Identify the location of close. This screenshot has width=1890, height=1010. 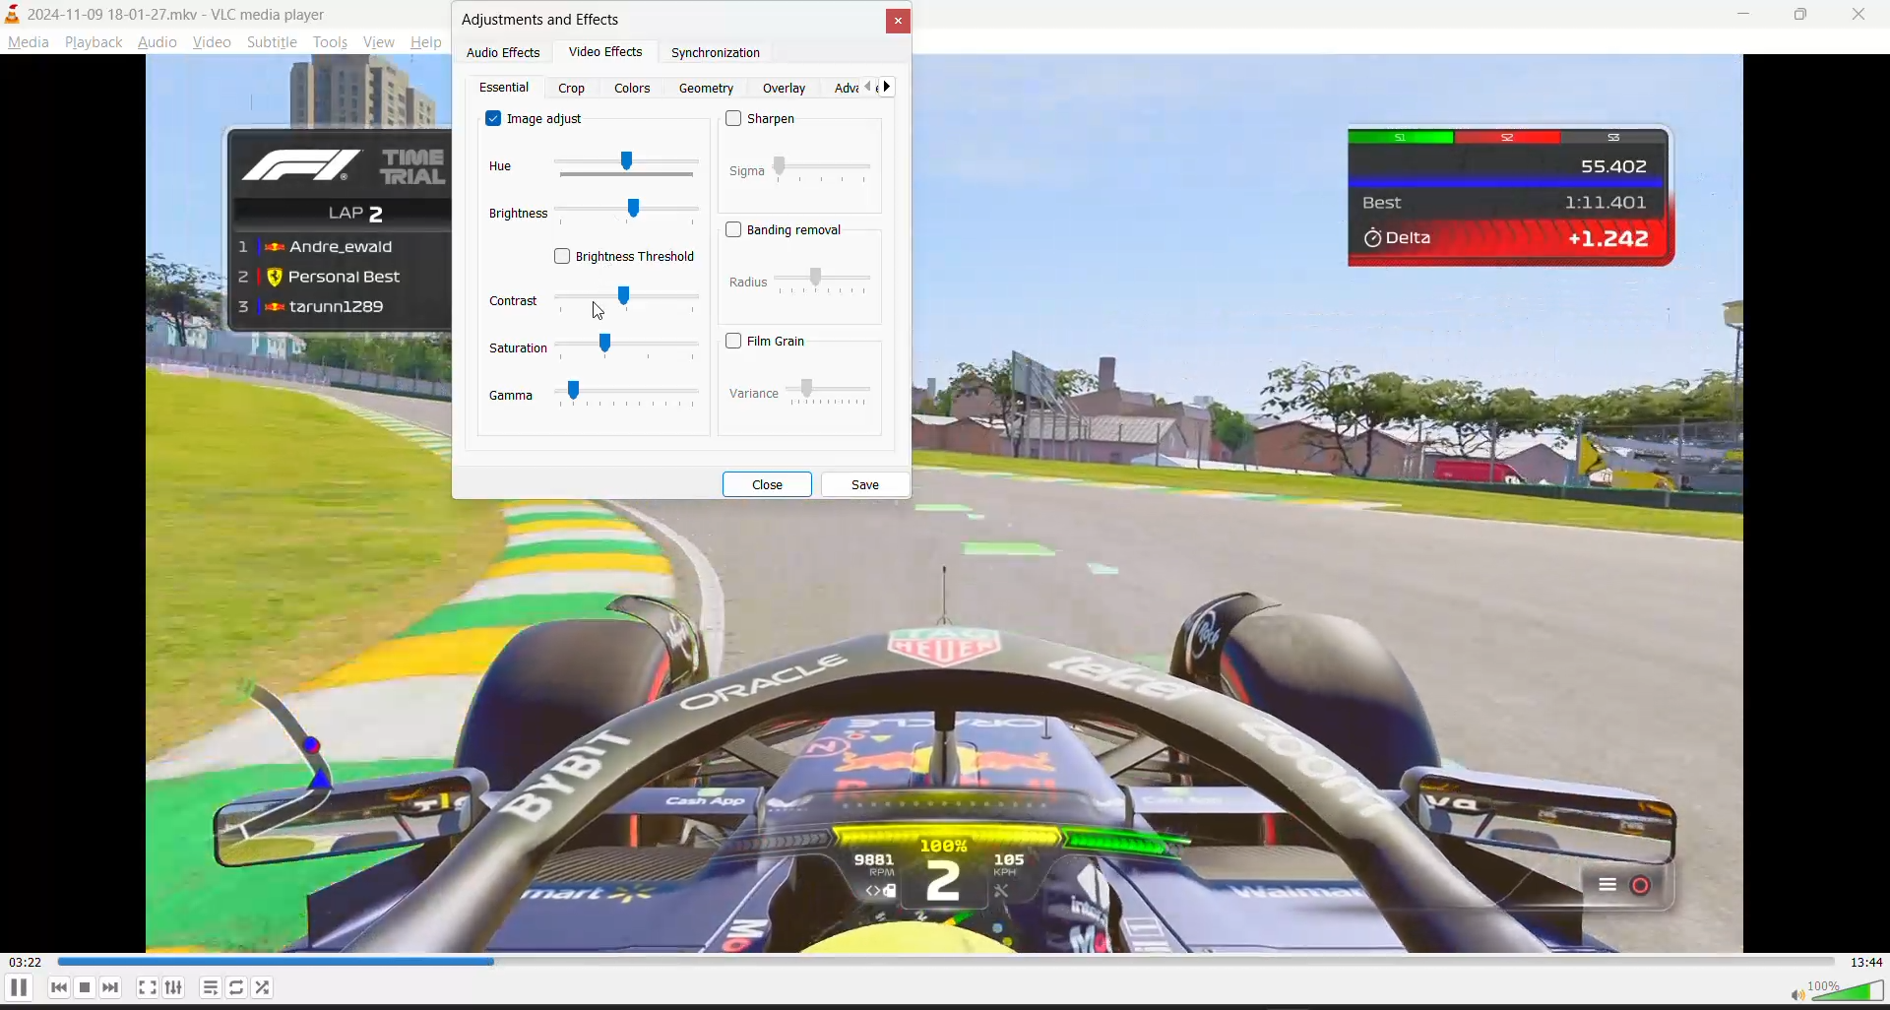
(1858, 15).